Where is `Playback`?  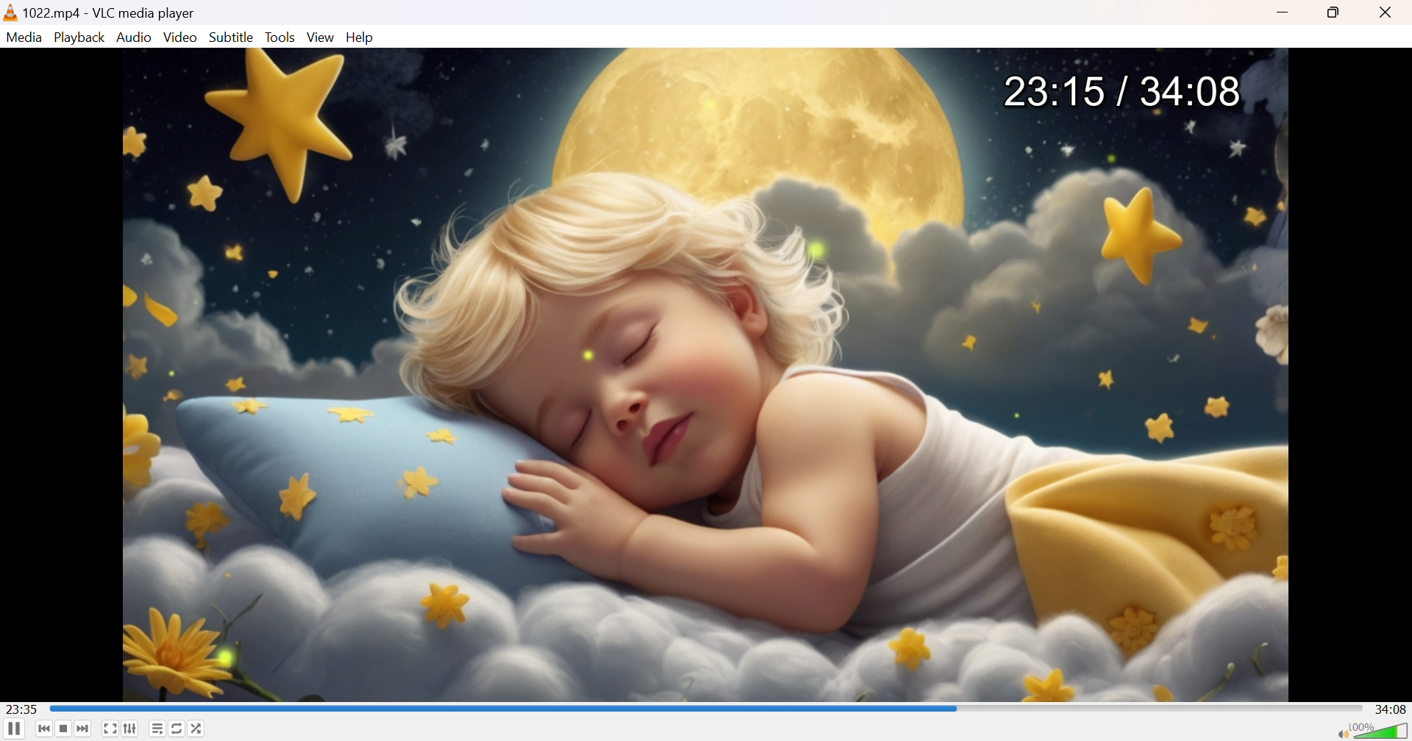
Playback is located at coordinates (79, 37).